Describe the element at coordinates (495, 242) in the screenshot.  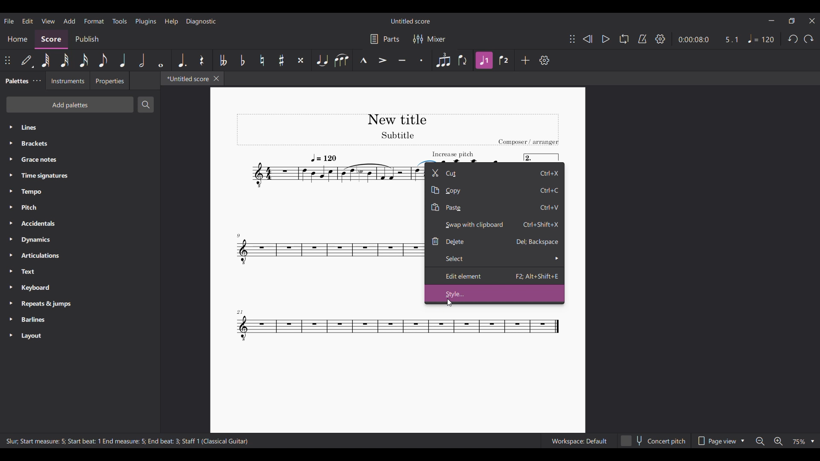
I see `Delete` at that location.